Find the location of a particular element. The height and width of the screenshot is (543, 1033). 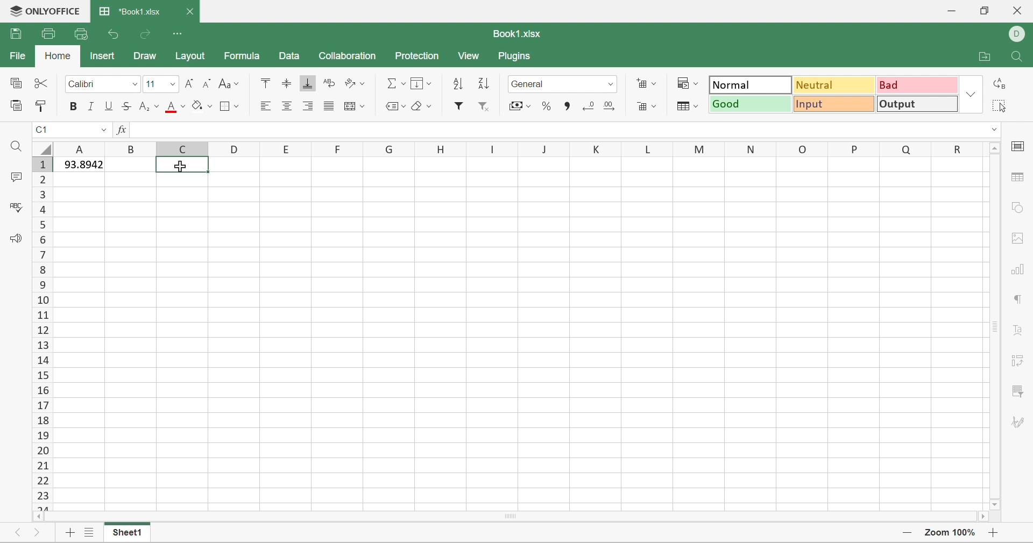

Filter is located at coordinates (462, 106).